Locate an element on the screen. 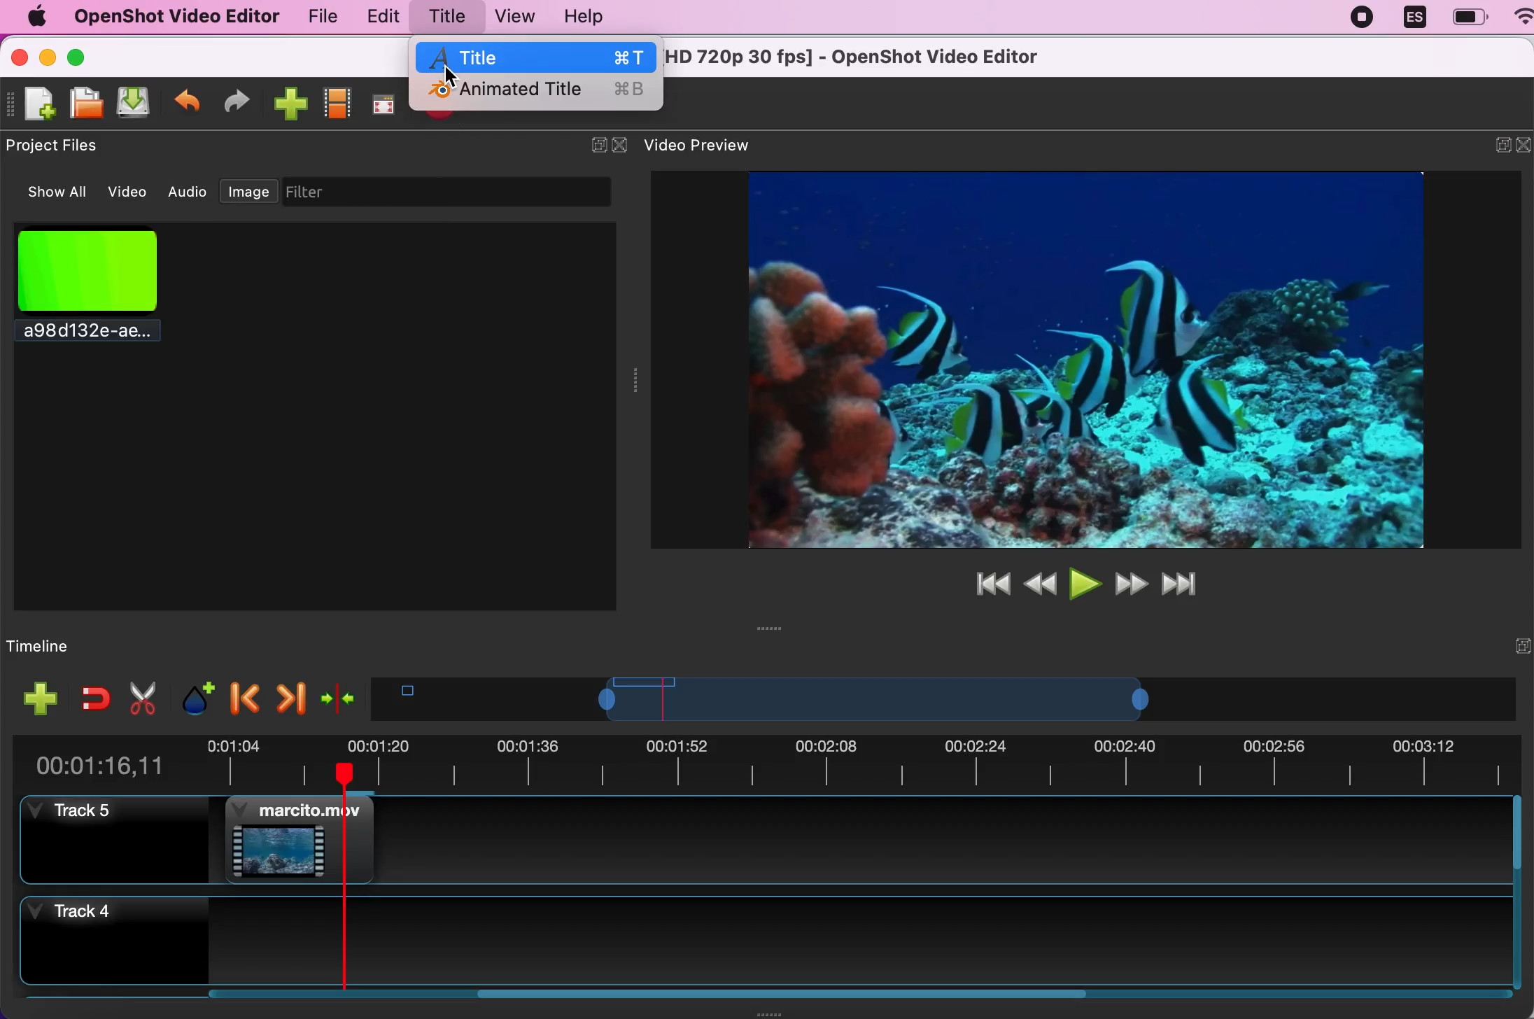 This screenshot has height=1019, width=1534. help is located at coordinates (596, 17).